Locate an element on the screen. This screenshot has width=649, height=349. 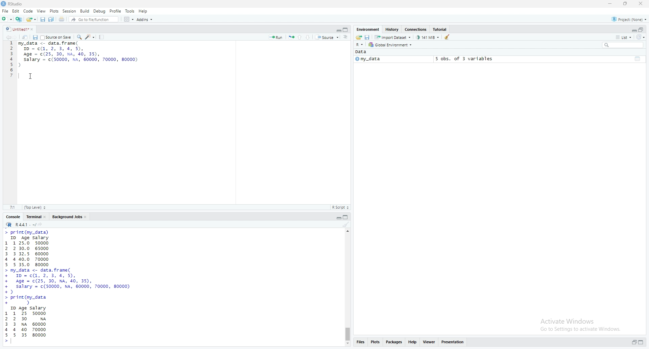
view the current working directory is located at coordinates (42, 225).